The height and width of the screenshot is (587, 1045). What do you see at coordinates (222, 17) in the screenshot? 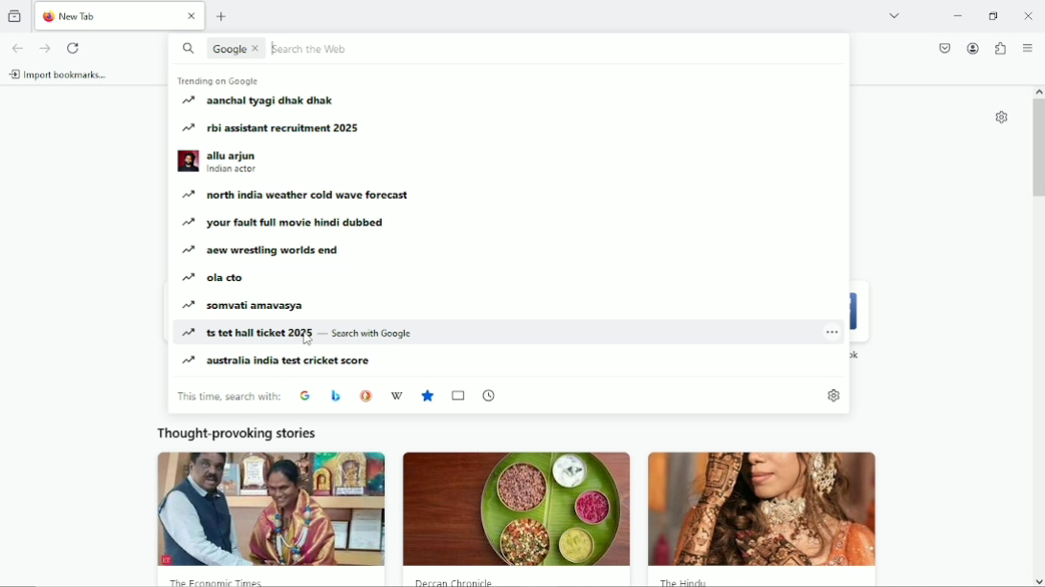
I see `add tab` at bounding box center [222, 17].